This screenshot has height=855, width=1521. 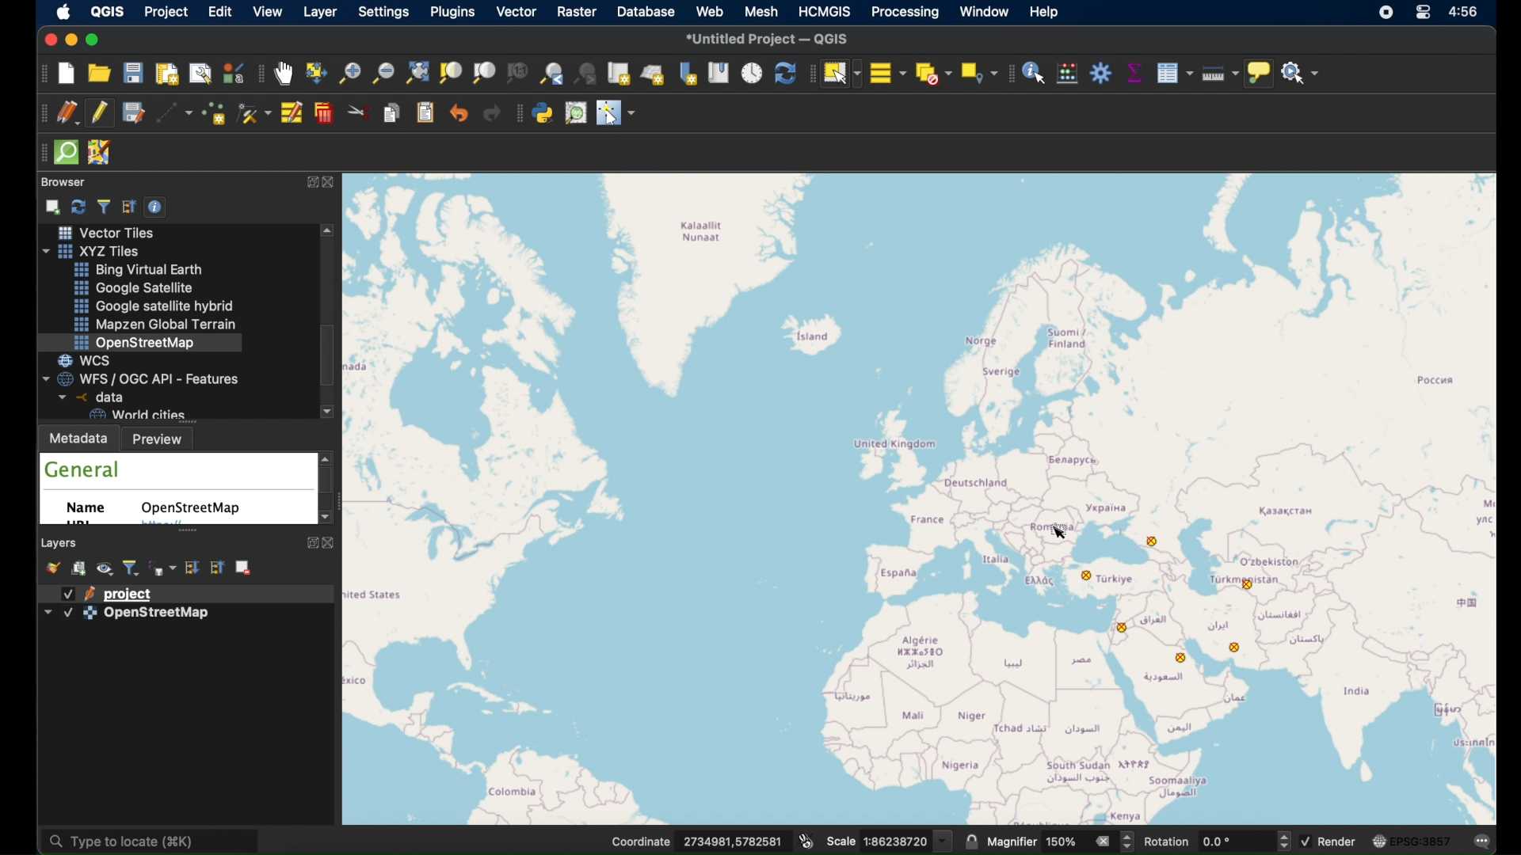 What do you see at coordinates (517, 13) in the screenshot?
I see `vector` at bounding box center [517, 13].